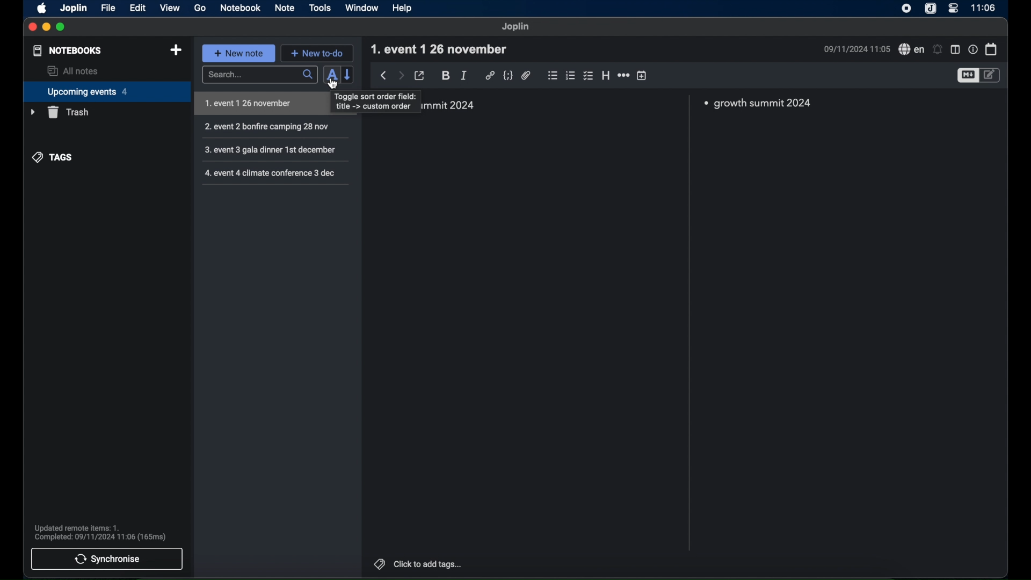 Image resolution: width=1031 pixels, height=580 pixels. Describe the element at coordinates (361, 8) in the screenshot. I see `window` at that location.